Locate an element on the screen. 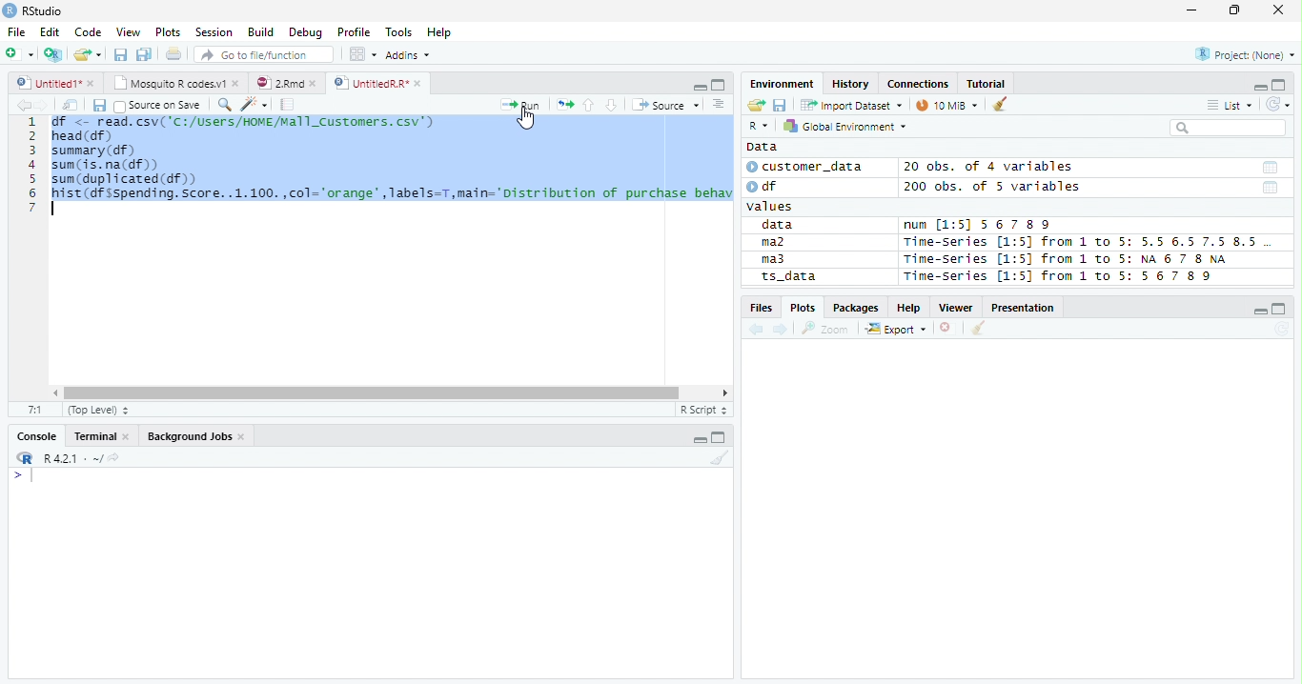 The width and height of the screenshot is (1302, 684). Show in new window is located at coordinates (71, 105).